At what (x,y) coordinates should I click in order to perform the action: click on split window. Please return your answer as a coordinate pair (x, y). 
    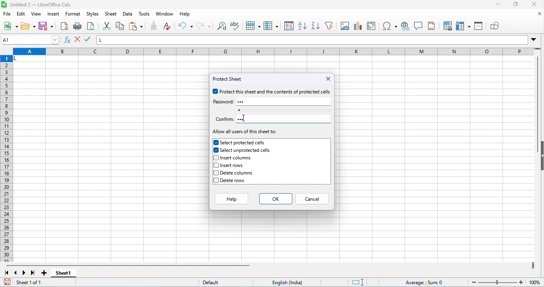
    Looking at the image, I should click on (479, 25).